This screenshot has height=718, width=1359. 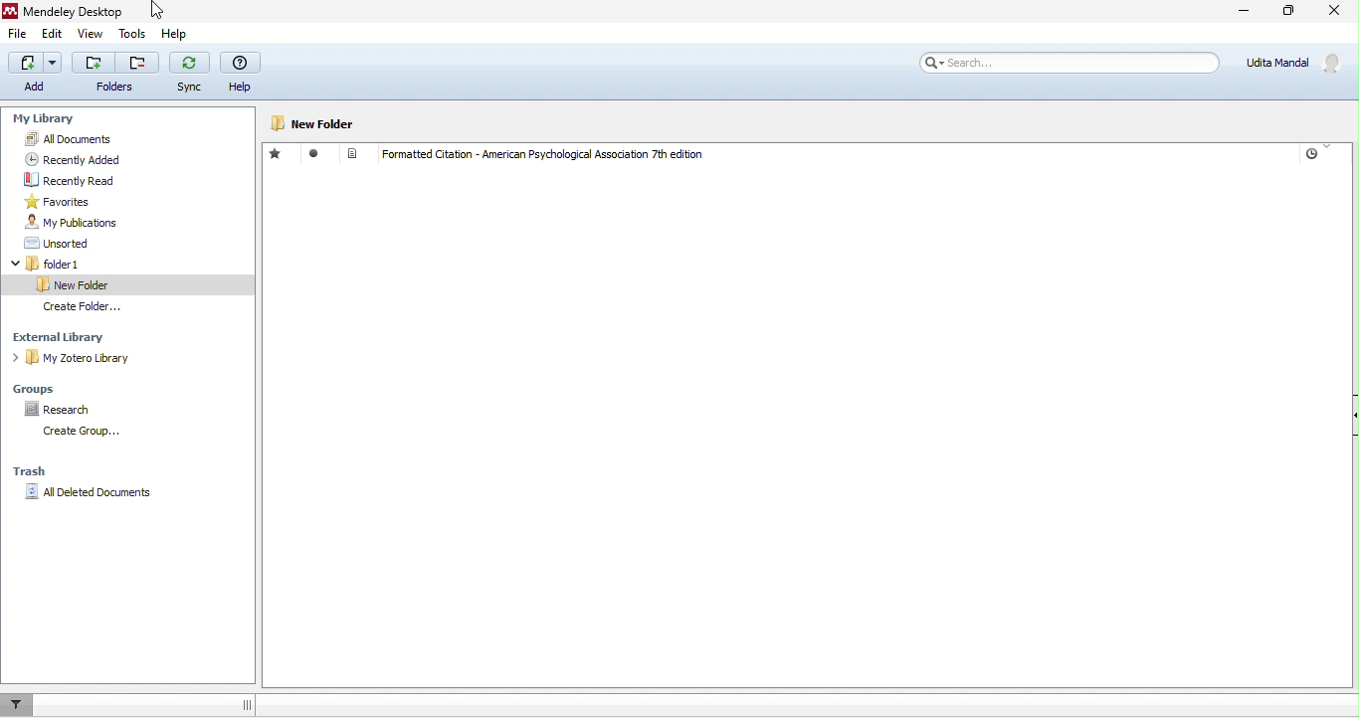 I want to click on tools, so click(x=132, y=32).